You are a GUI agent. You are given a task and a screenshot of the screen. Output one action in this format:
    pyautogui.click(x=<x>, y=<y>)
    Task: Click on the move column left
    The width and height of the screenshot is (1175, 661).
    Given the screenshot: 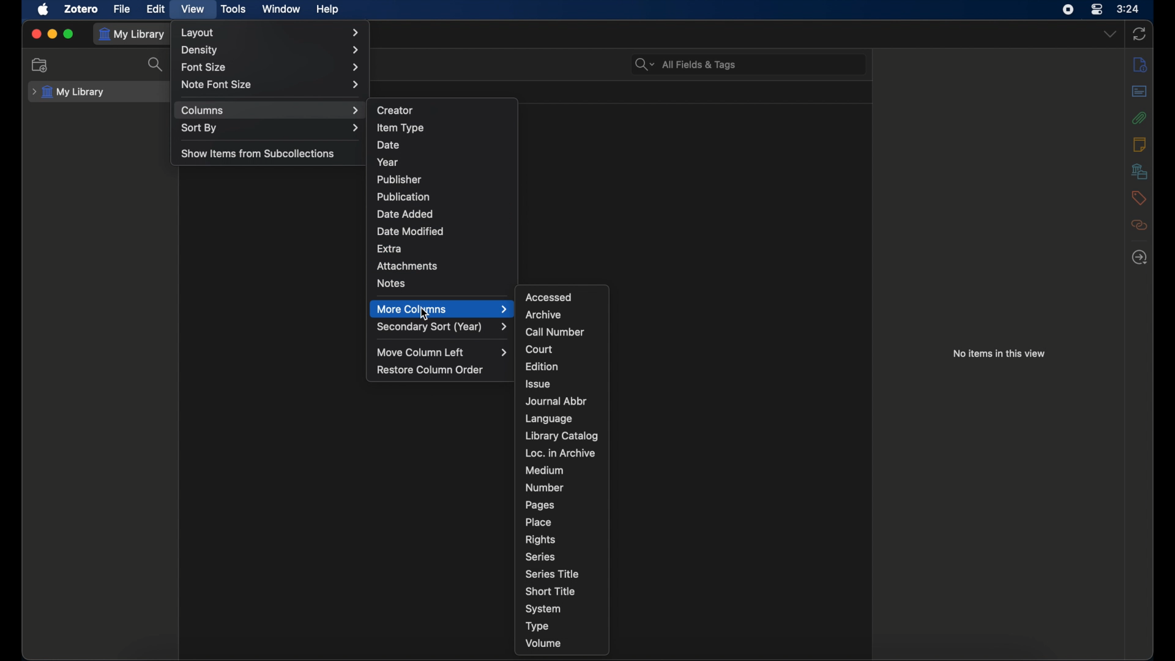 What is the action you would take?
    pyautogui.click(x=441, y=353)
    